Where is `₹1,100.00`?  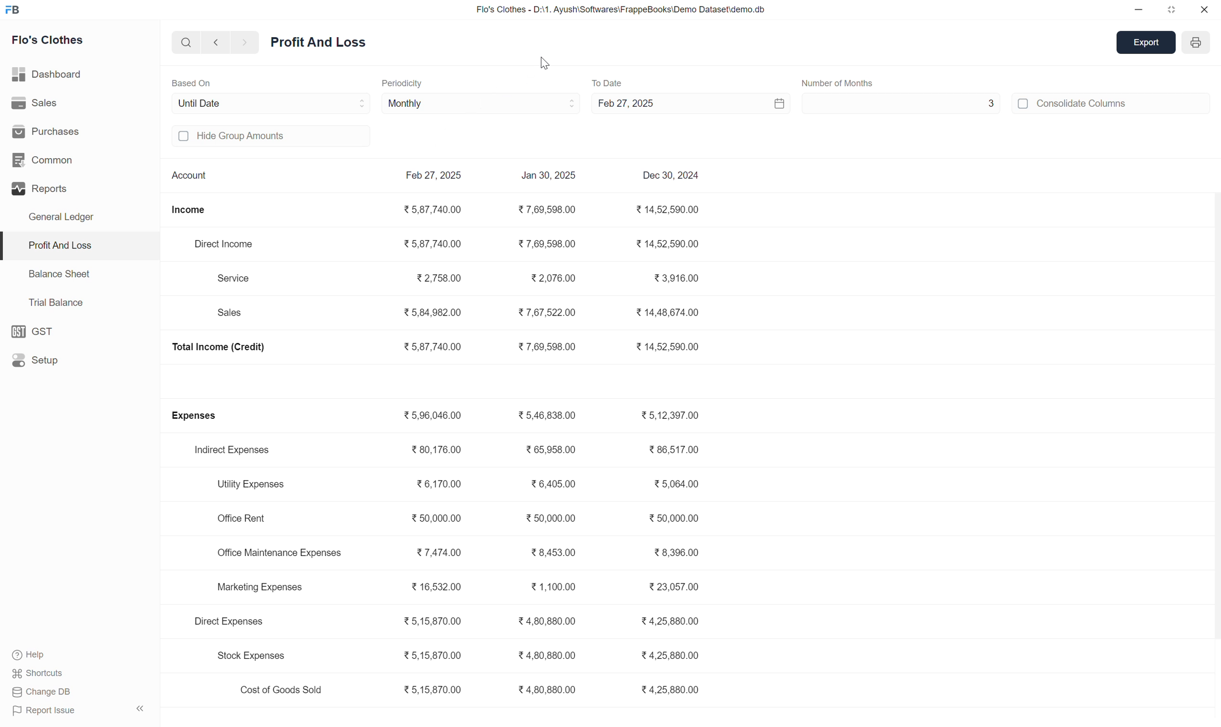 ₹1,100.00 is located at coordinates (553, 585).